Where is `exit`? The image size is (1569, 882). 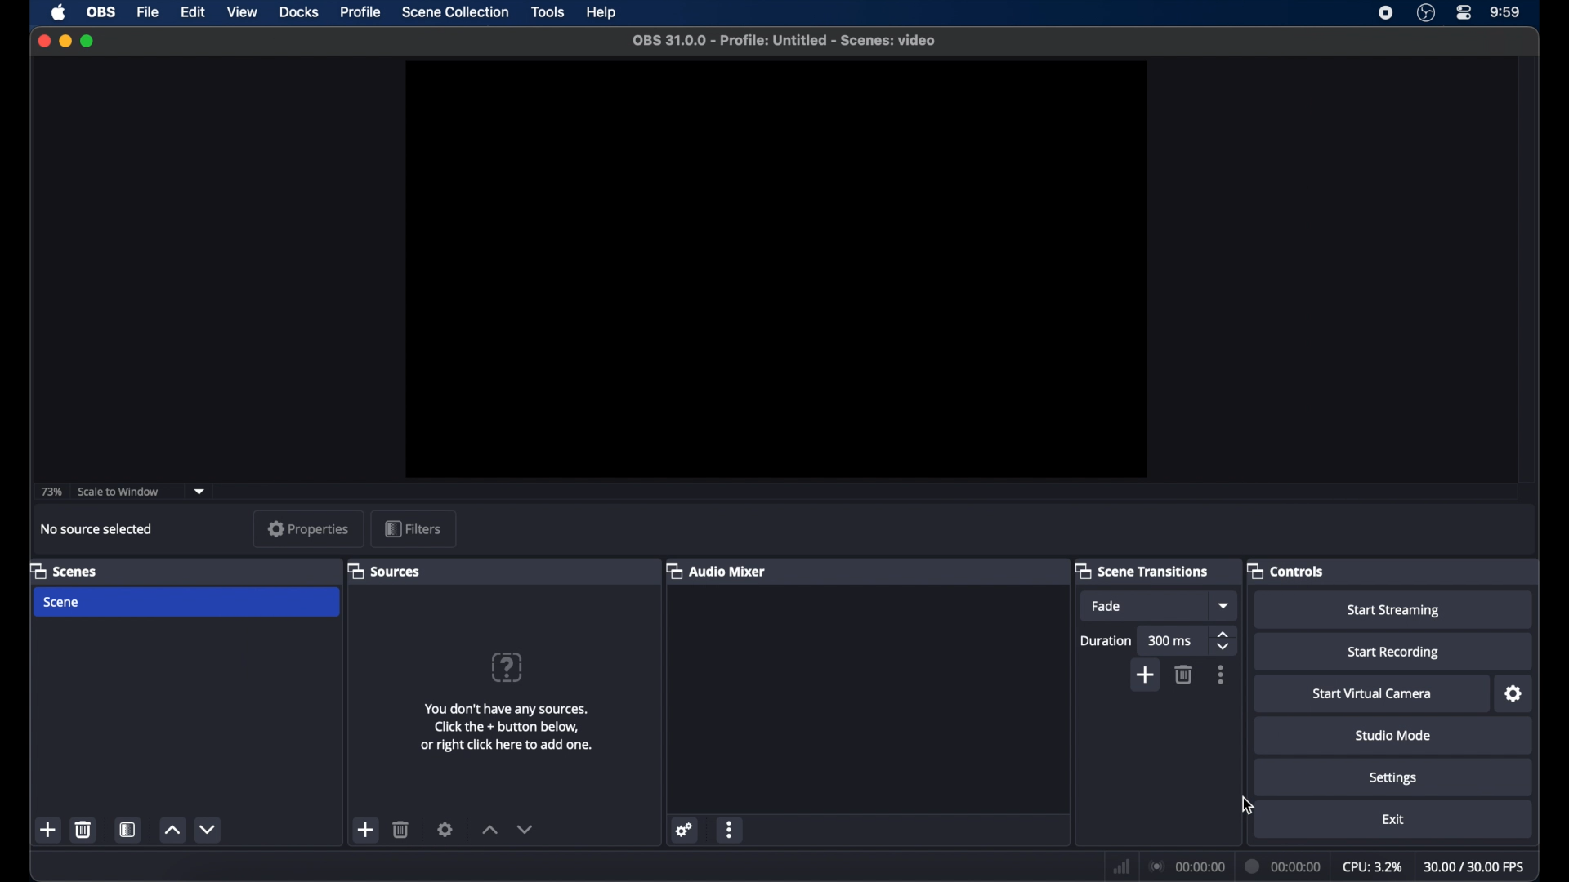 exit is located at coordinates (1392, 820).